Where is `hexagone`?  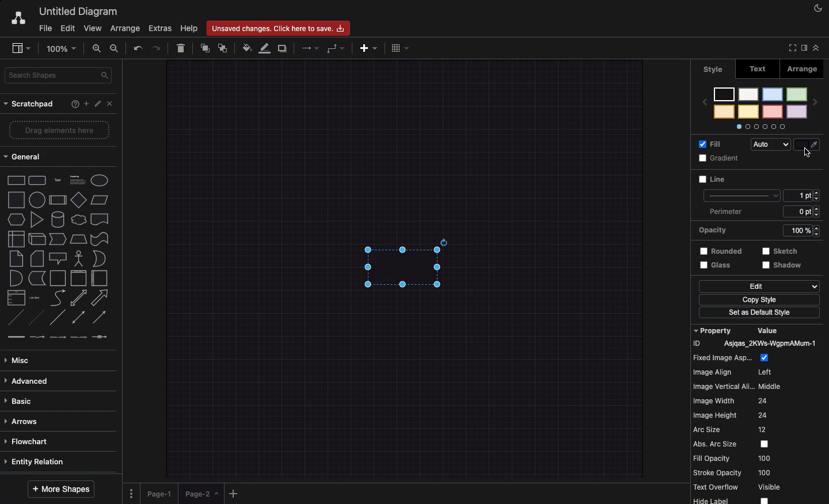 hexagone is located at coordinates (16, 218).